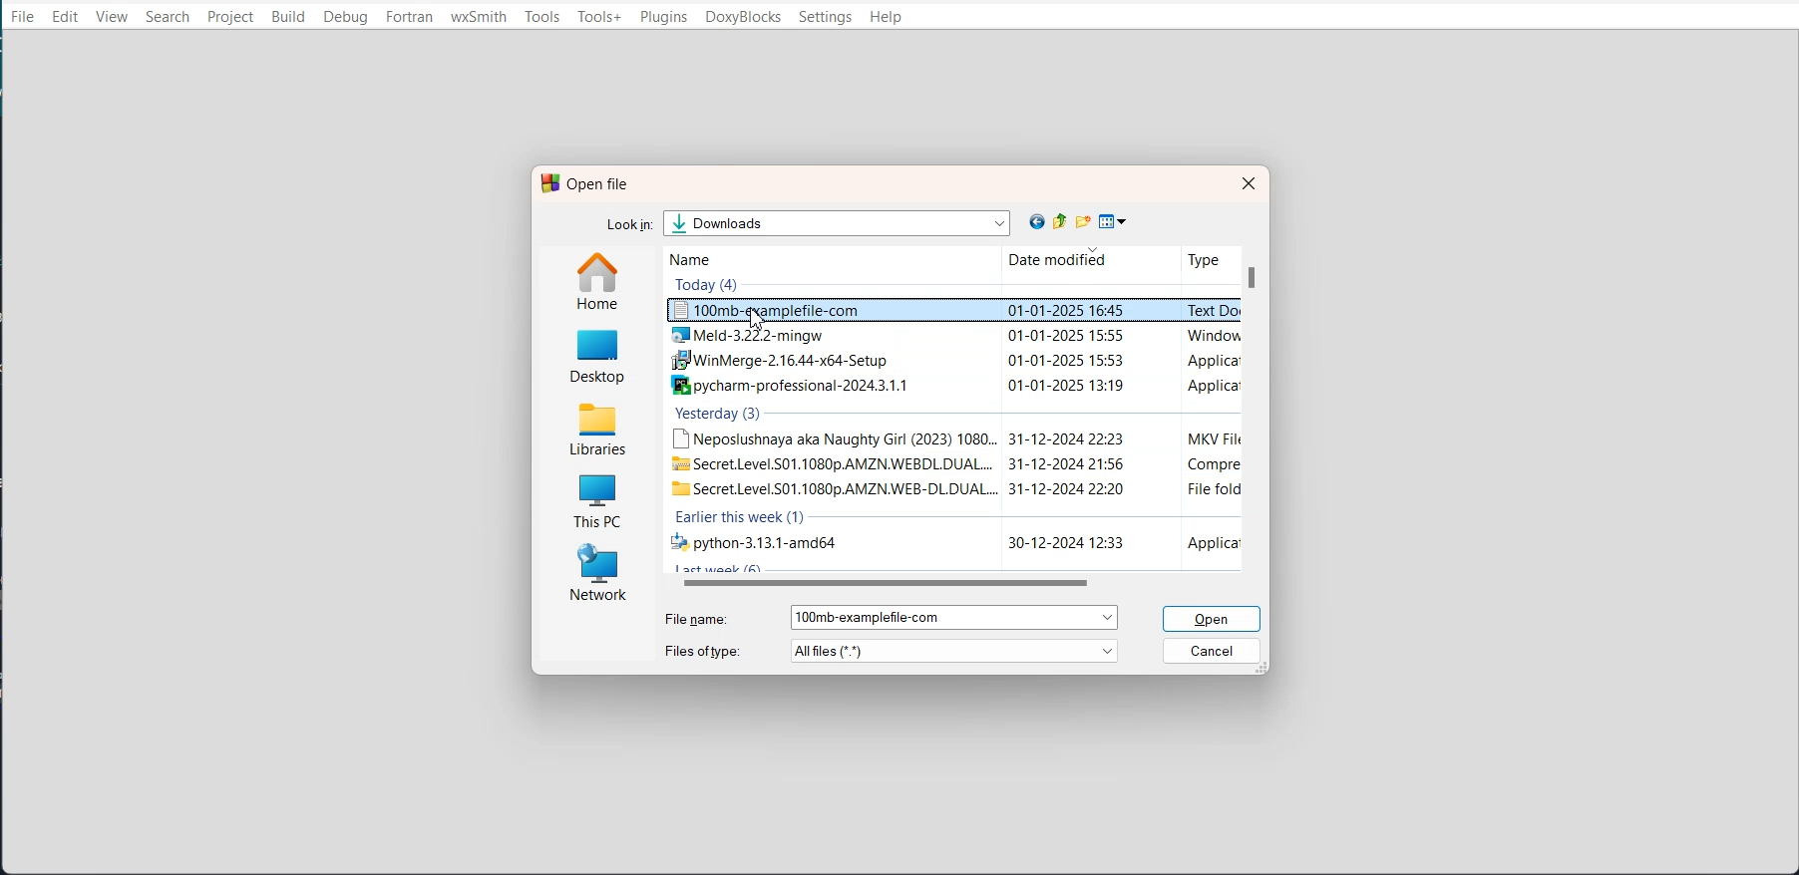  I want to click on Libraries, so click(598, 426).